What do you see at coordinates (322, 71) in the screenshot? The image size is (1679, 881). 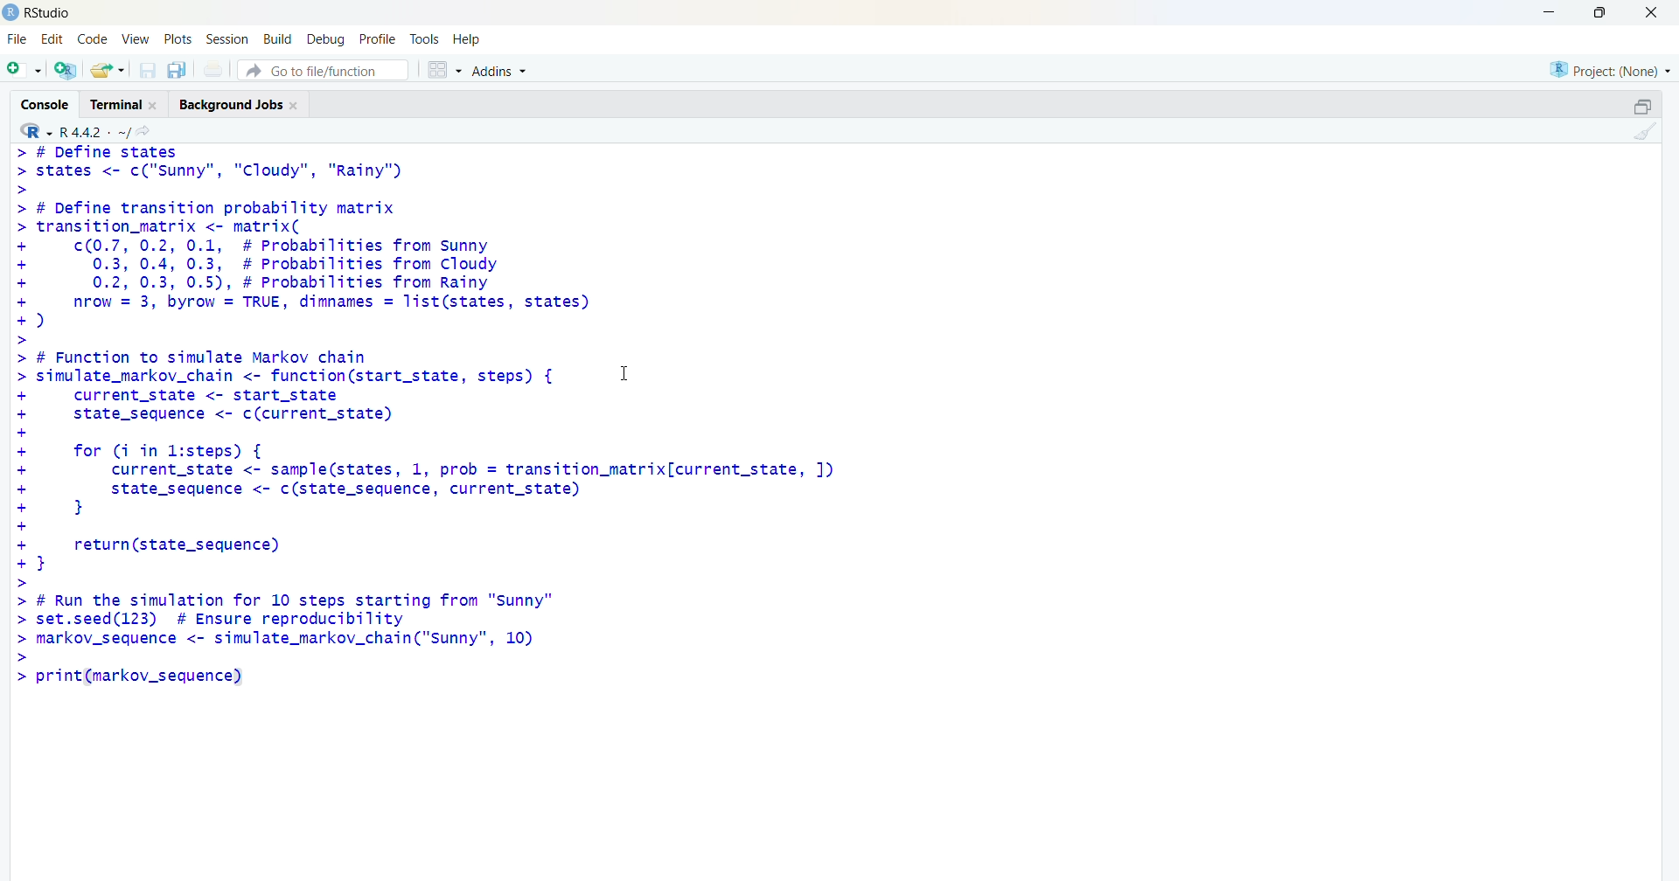 I see `go to file/function` at bounding box center [322, 71].